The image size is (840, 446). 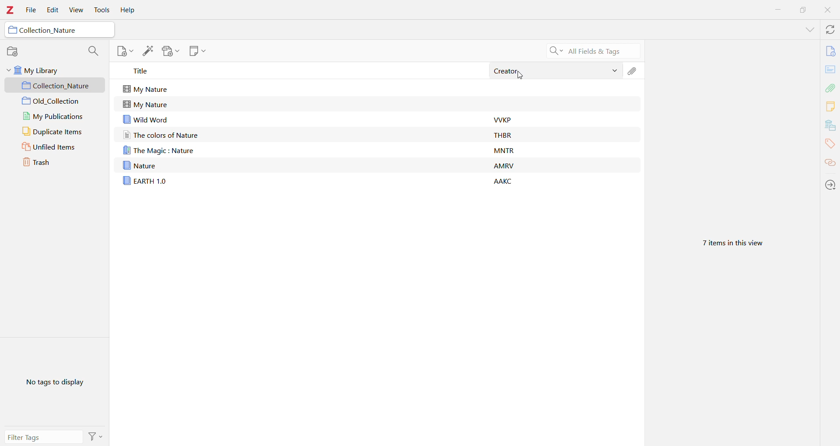 I want to click on Info, so click(x=830, y=51).